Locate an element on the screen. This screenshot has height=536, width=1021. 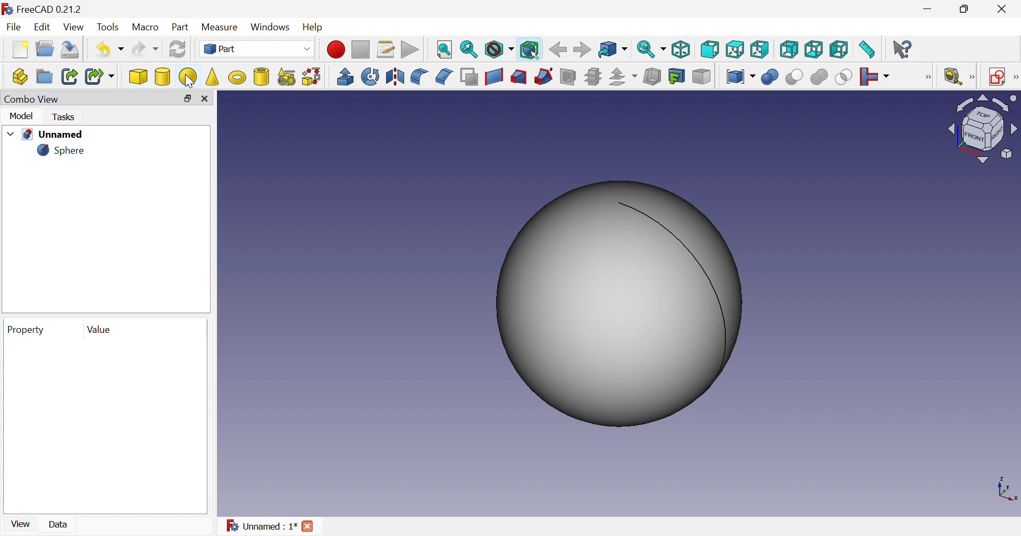
Edit is located at coordinates (43, 27).